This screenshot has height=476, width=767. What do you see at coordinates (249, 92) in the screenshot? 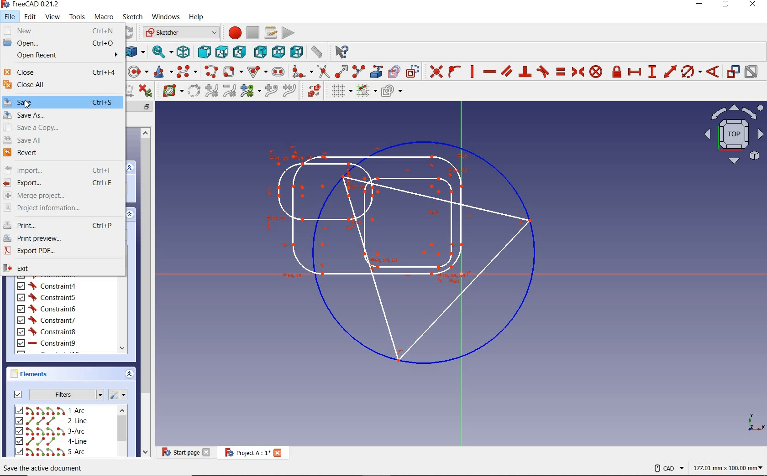
I see `modify knot multiplicity` at bounding box center [249, 92].